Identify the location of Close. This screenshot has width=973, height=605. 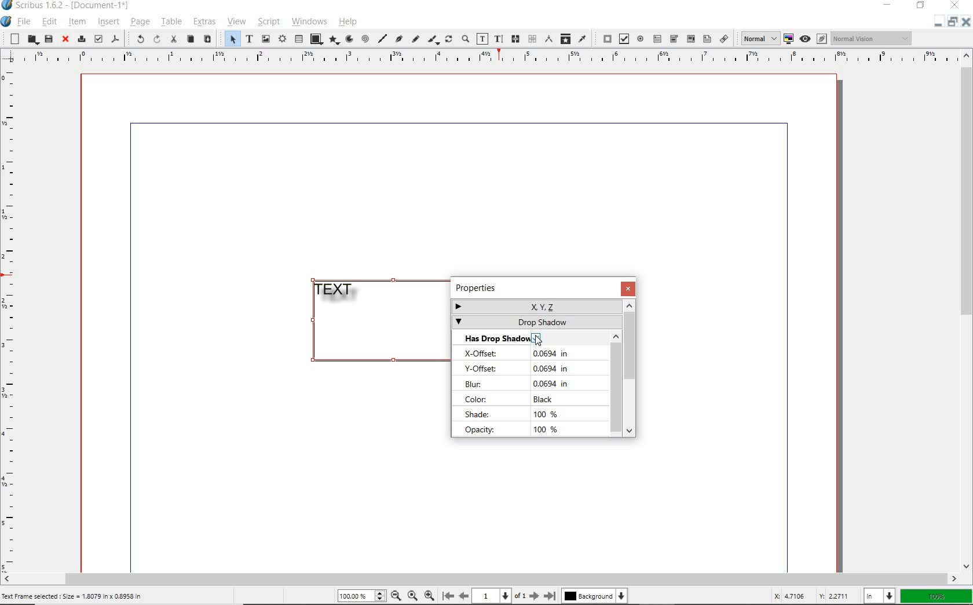
(965, 22).